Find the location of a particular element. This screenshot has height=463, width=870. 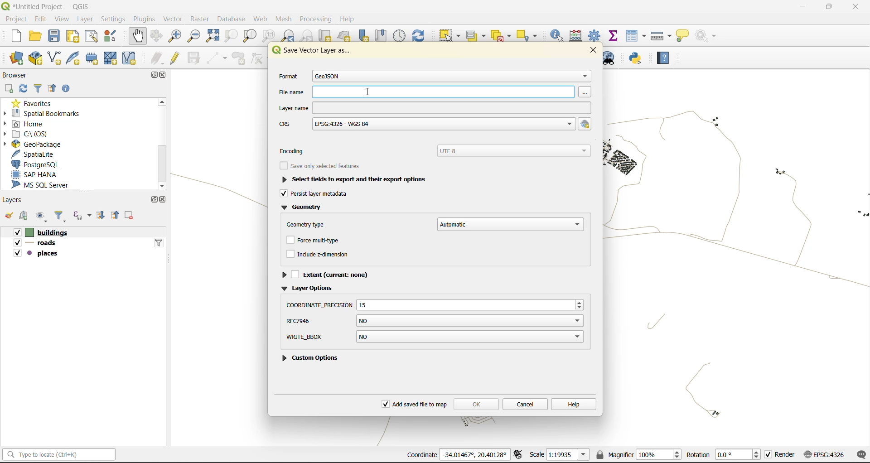

toggle extents is located at coordinates (520, 455).